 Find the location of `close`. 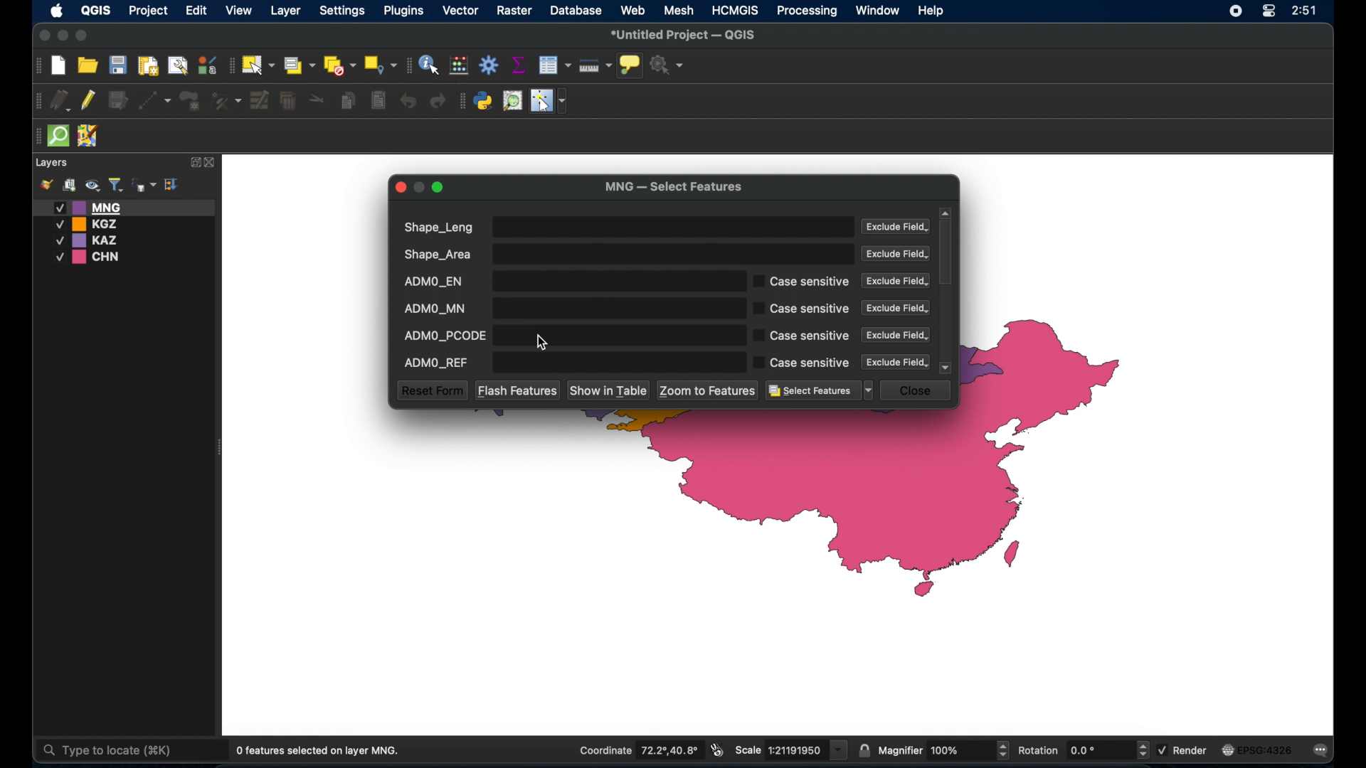

close is located at coordinates (401, 187).